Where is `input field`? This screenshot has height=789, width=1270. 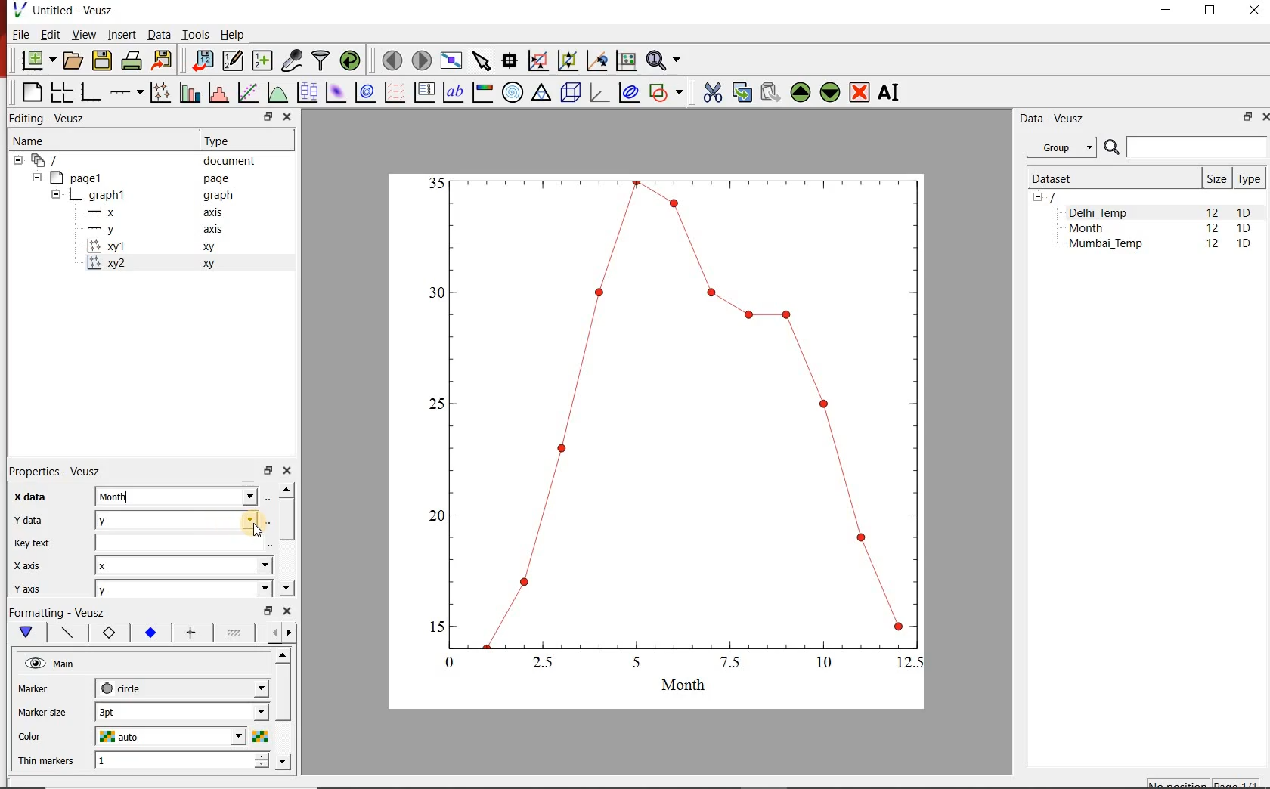
input field is located at coordinates (185, 542).